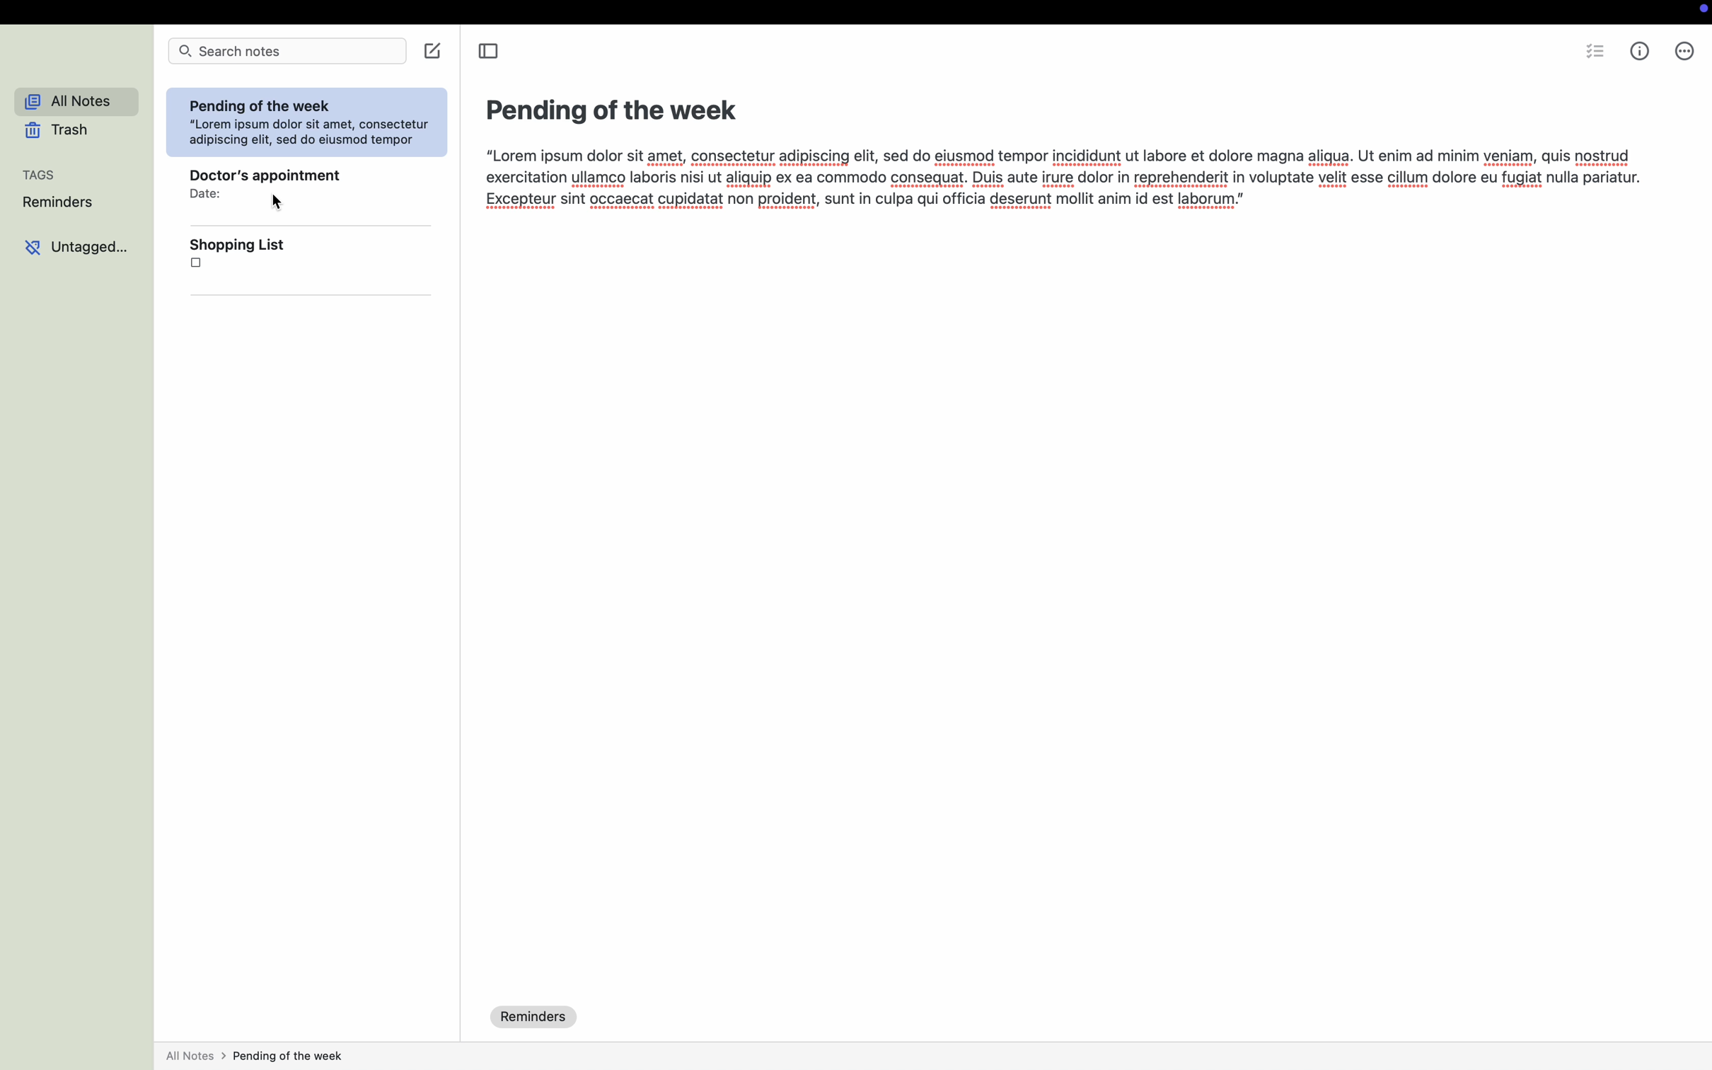  I want to click on doctor's appointment Date:, so click(258, 180).